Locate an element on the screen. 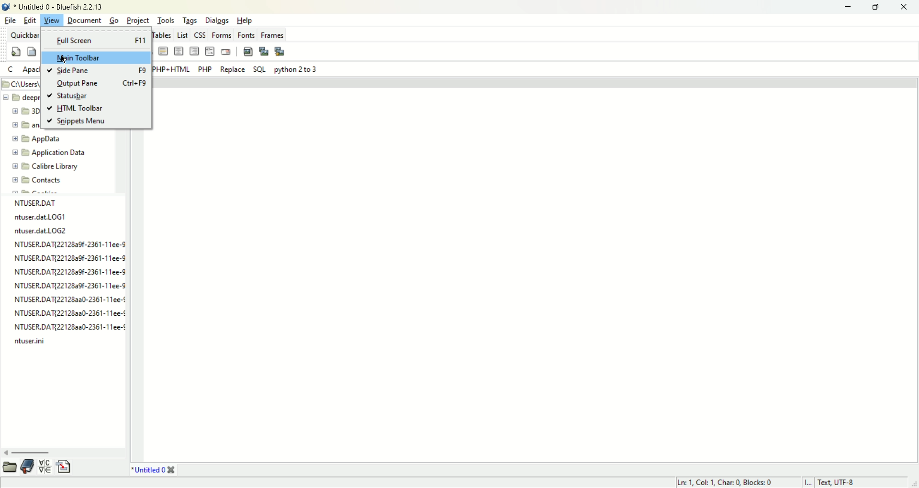 This screenshot has width=919, height=488. email is located at coordinates (225, 51).